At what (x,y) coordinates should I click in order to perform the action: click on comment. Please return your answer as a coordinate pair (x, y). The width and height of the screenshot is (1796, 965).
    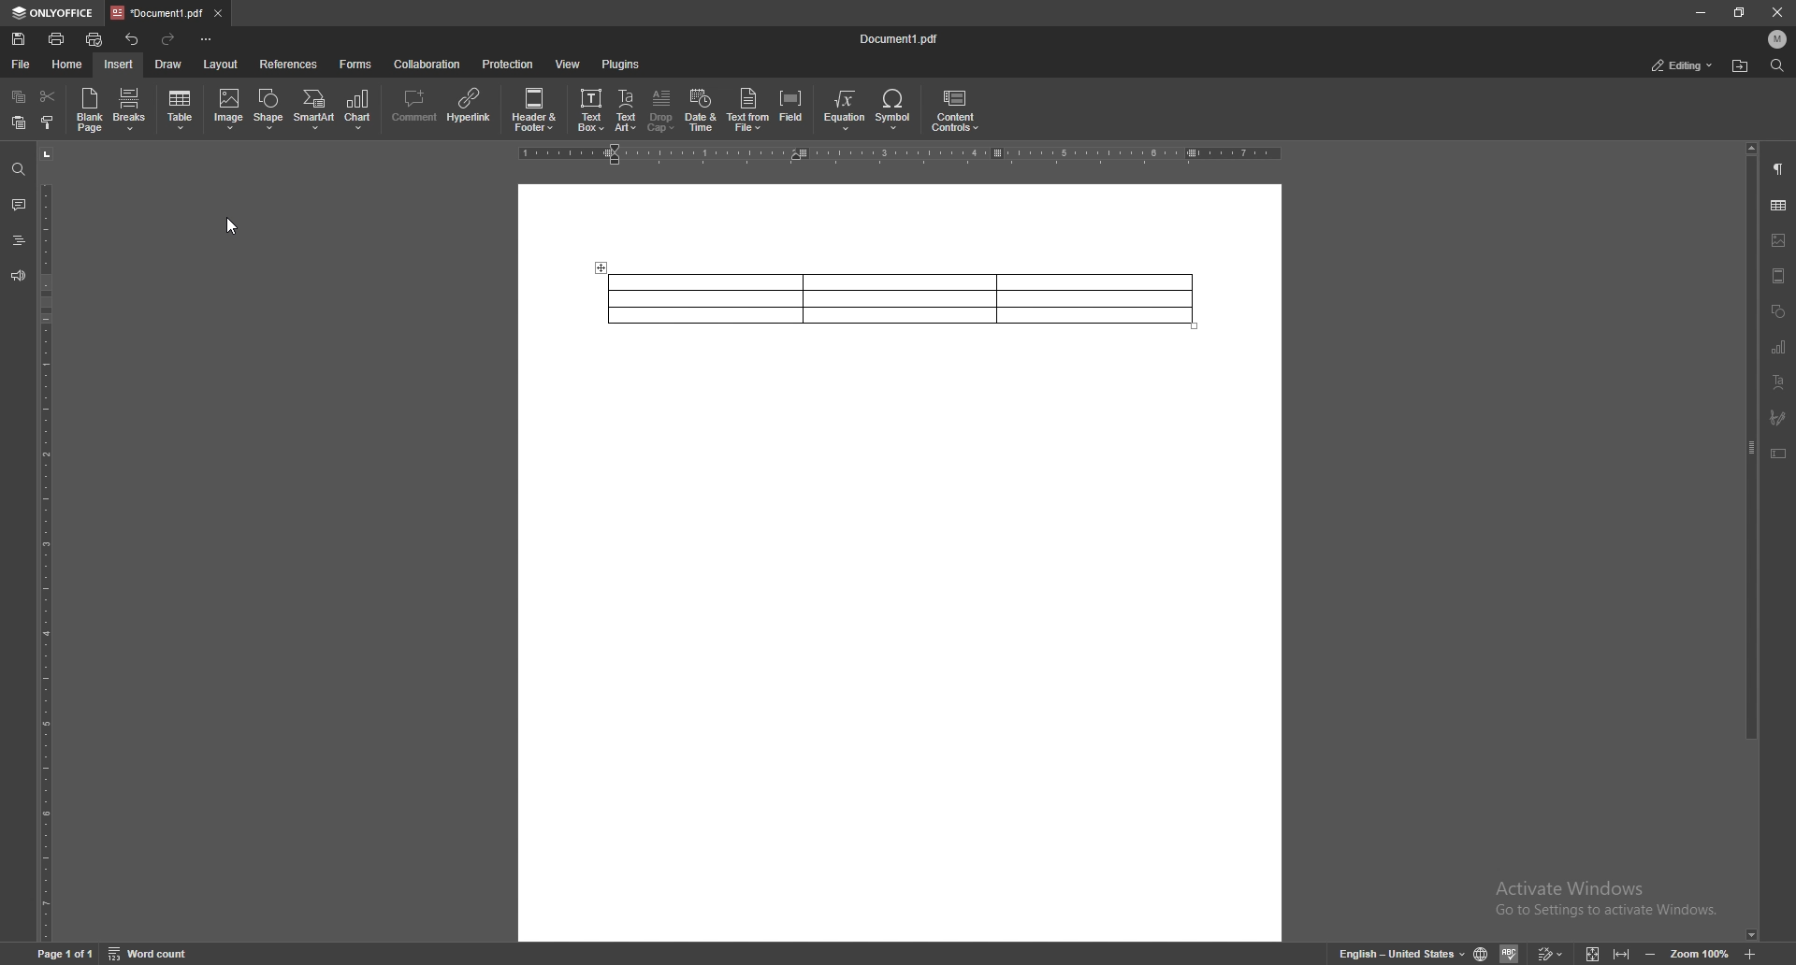
    Looking at the image, I should click on (19, 205).